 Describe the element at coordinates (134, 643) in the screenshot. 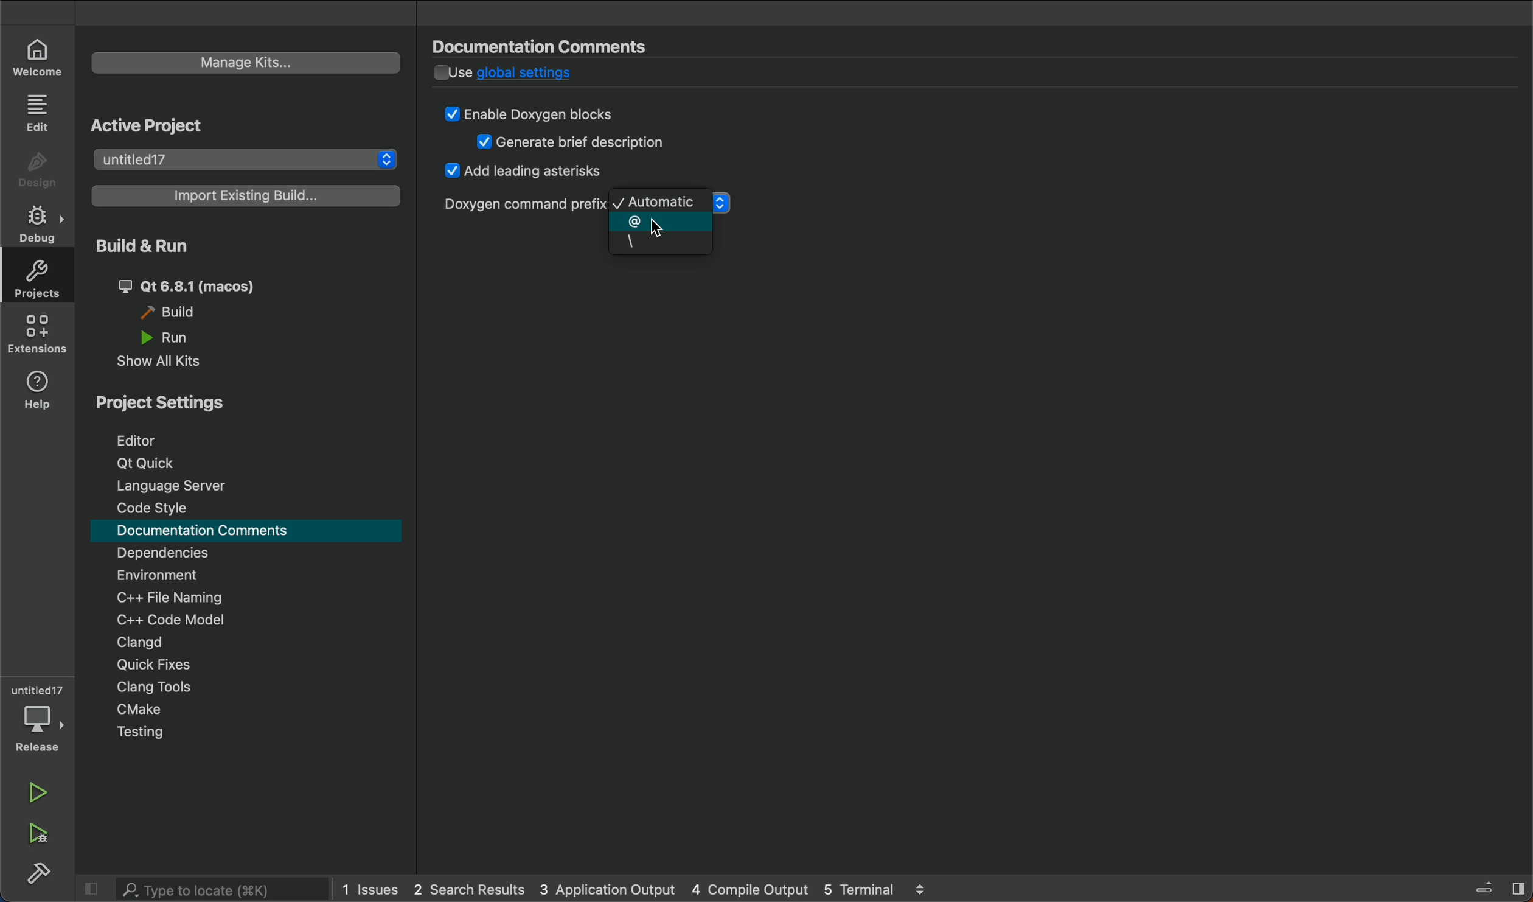

I see `clangd` at that location.